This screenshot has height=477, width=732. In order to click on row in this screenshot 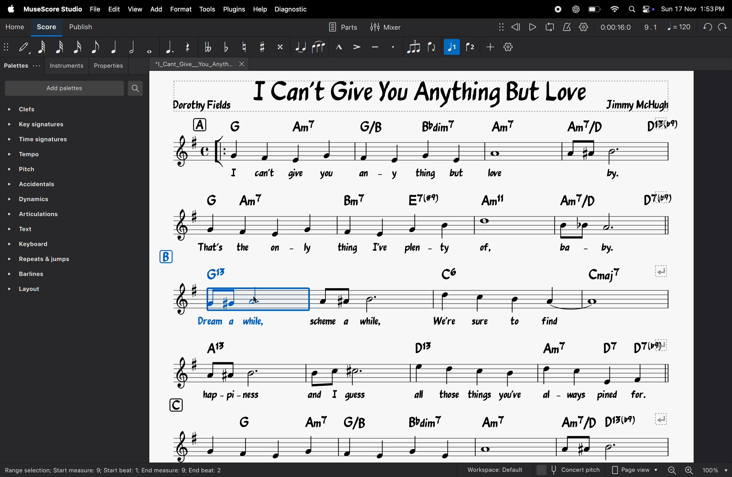, I will do `click(177, 404)`.